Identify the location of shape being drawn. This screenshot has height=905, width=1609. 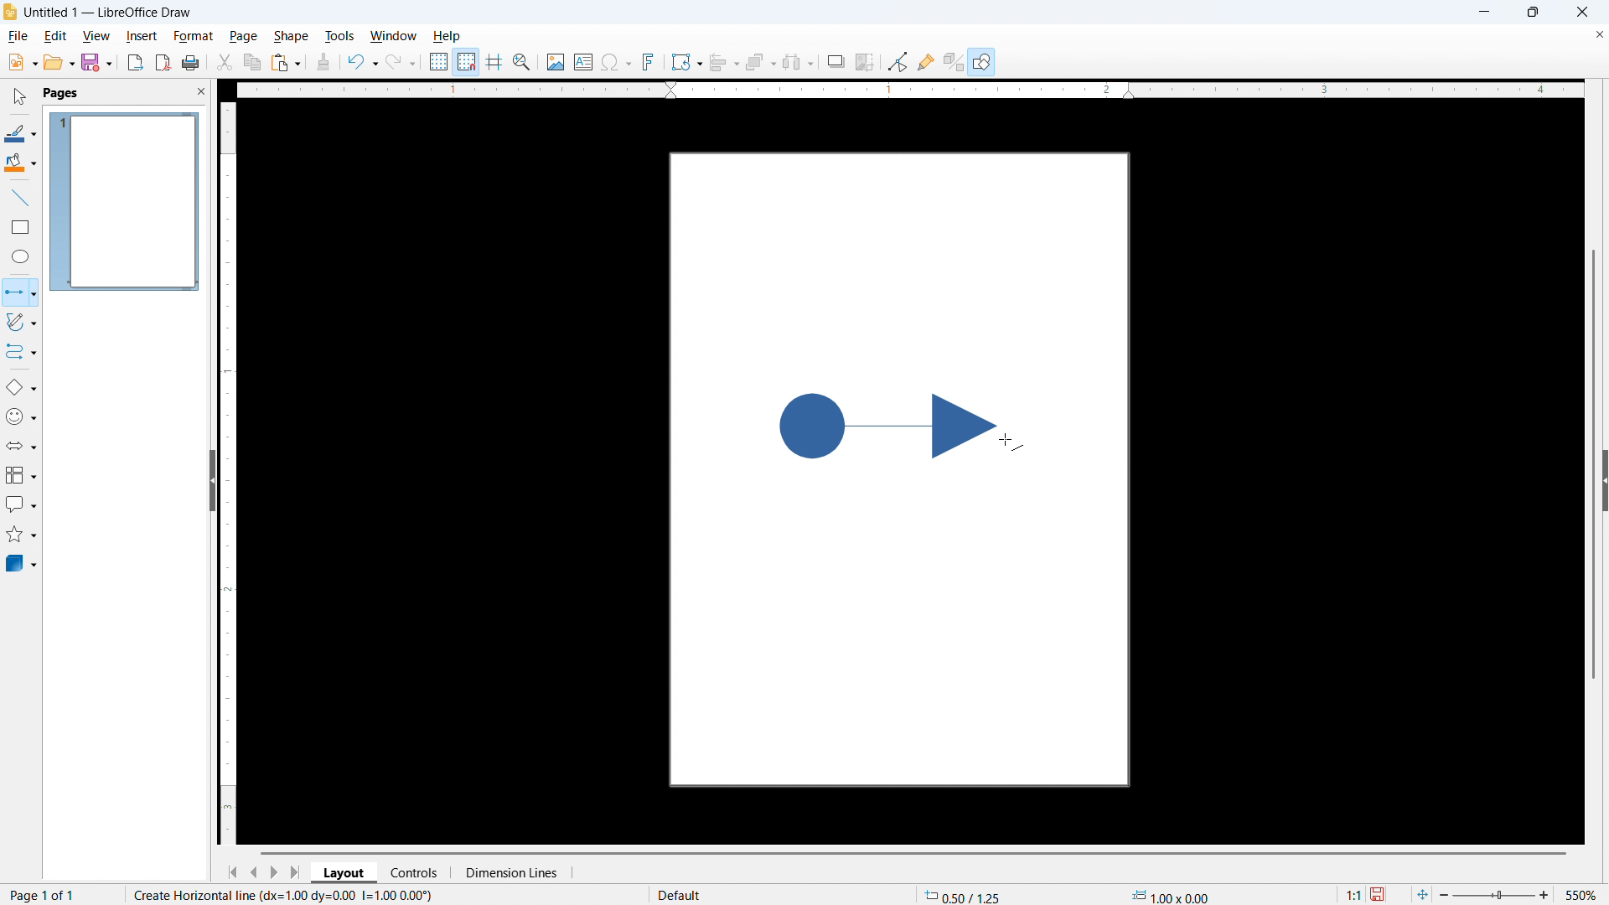
(903, 426).